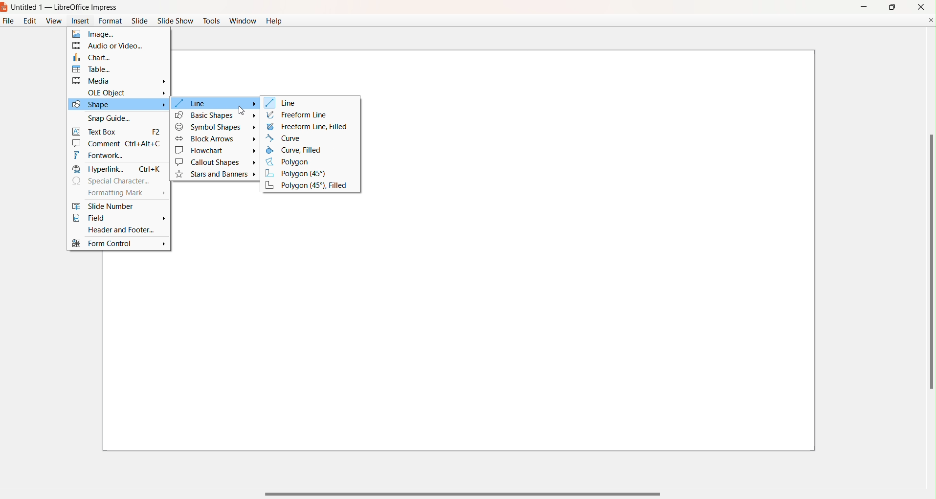 The width and height of the screenshot is (936, 499). Describe the element at coordinates (216, 128) in the screenshot. I see `Symbol Shapes` at that location.